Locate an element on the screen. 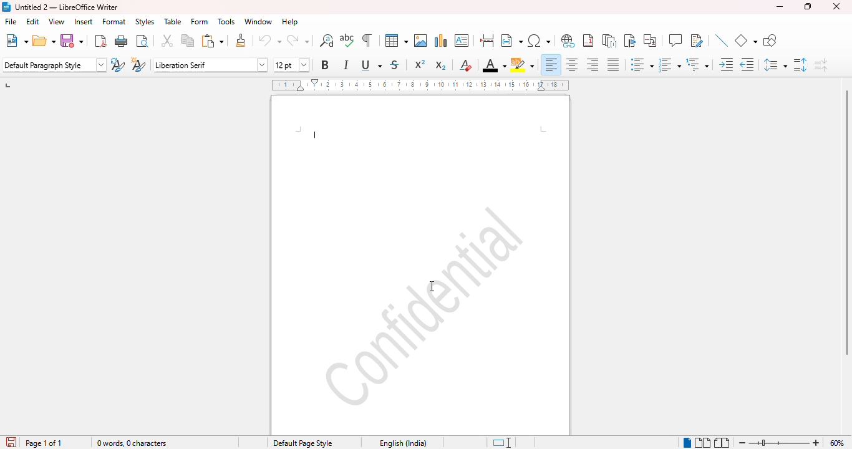 The width and height of the screenshot is (852, 449). cut is located at coordinates (167, 40).